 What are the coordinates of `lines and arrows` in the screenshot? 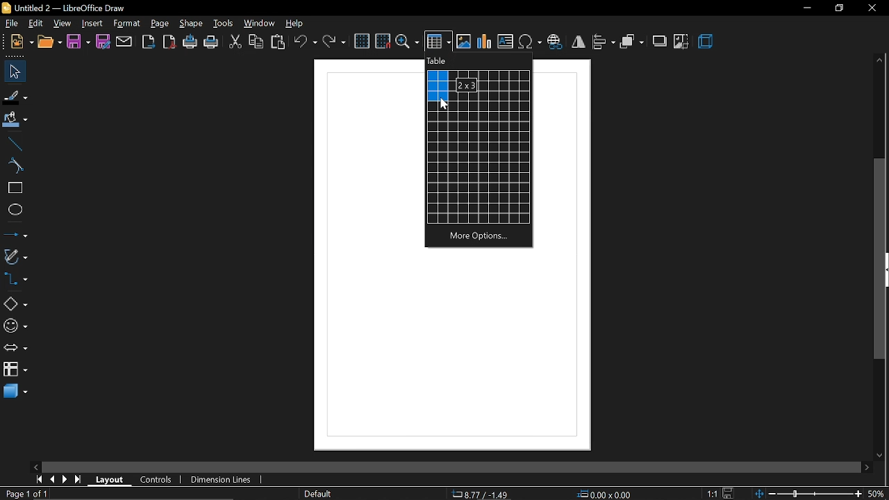 It's located at (17, 236).